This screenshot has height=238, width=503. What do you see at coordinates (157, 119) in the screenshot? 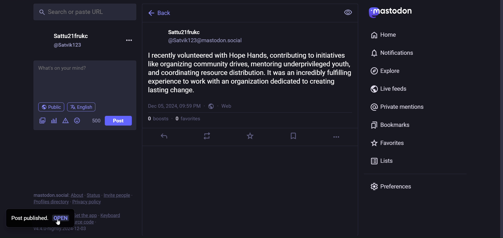
I see `number of boost` at bounding box center [157, 119].